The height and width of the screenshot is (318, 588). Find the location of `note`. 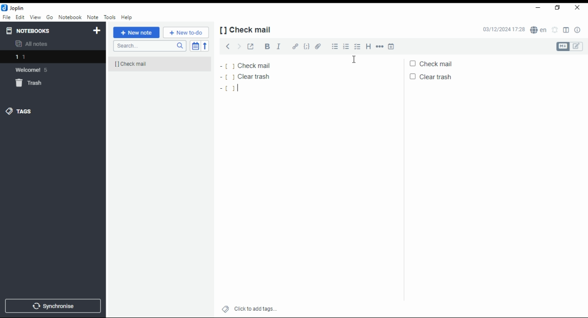

note is located at coordinates (92, 17).